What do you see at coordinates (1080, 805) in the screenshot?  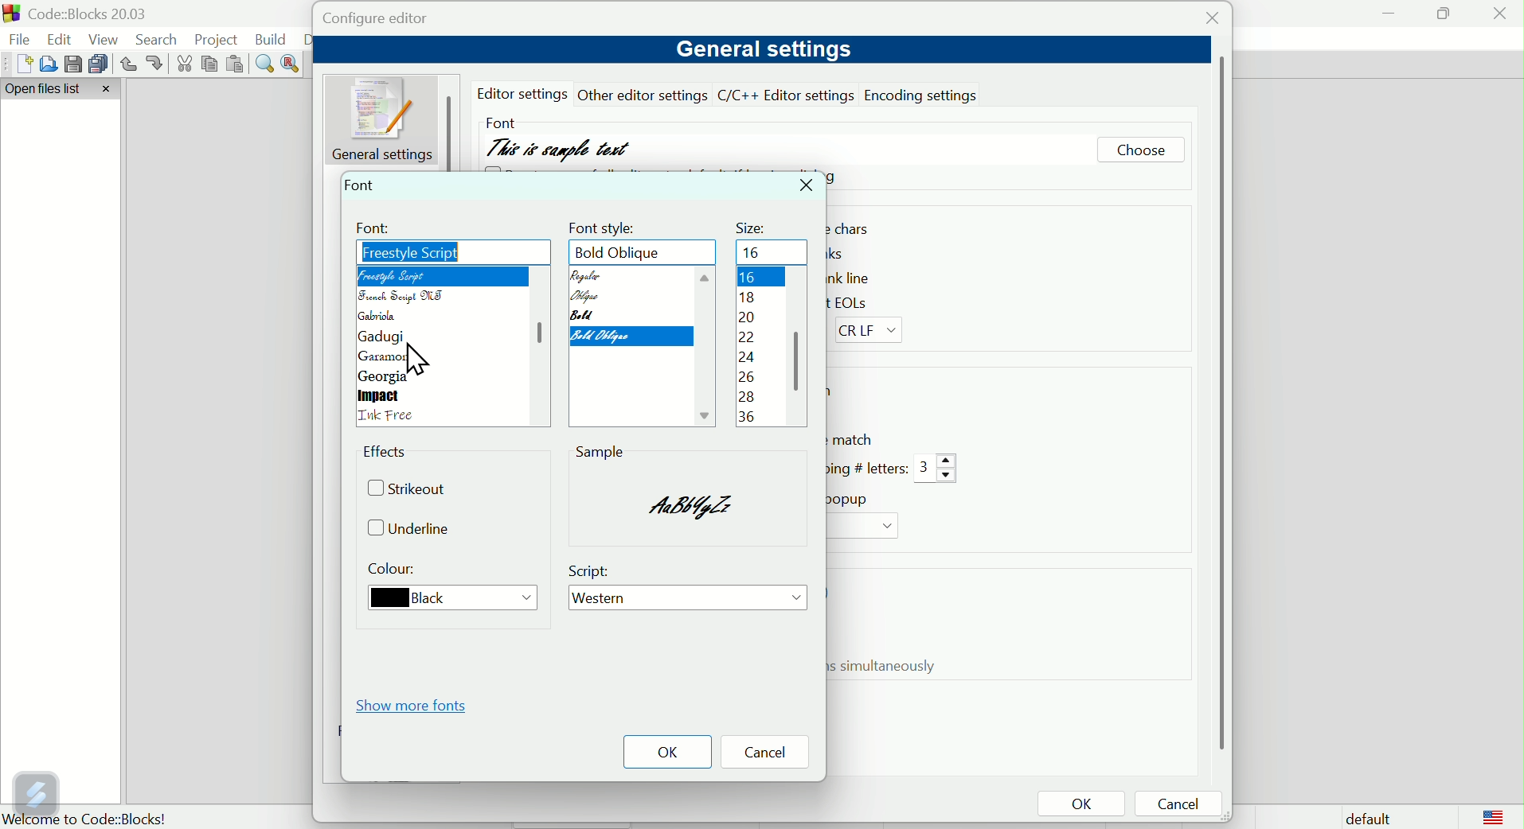 I see `OK` at bounding box center [1080, 805].